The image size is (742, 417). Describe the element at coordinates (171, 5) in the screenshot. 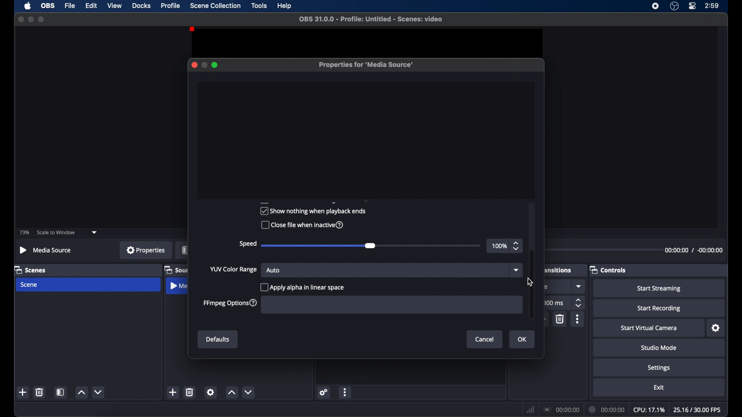

I see `profile` at that location.